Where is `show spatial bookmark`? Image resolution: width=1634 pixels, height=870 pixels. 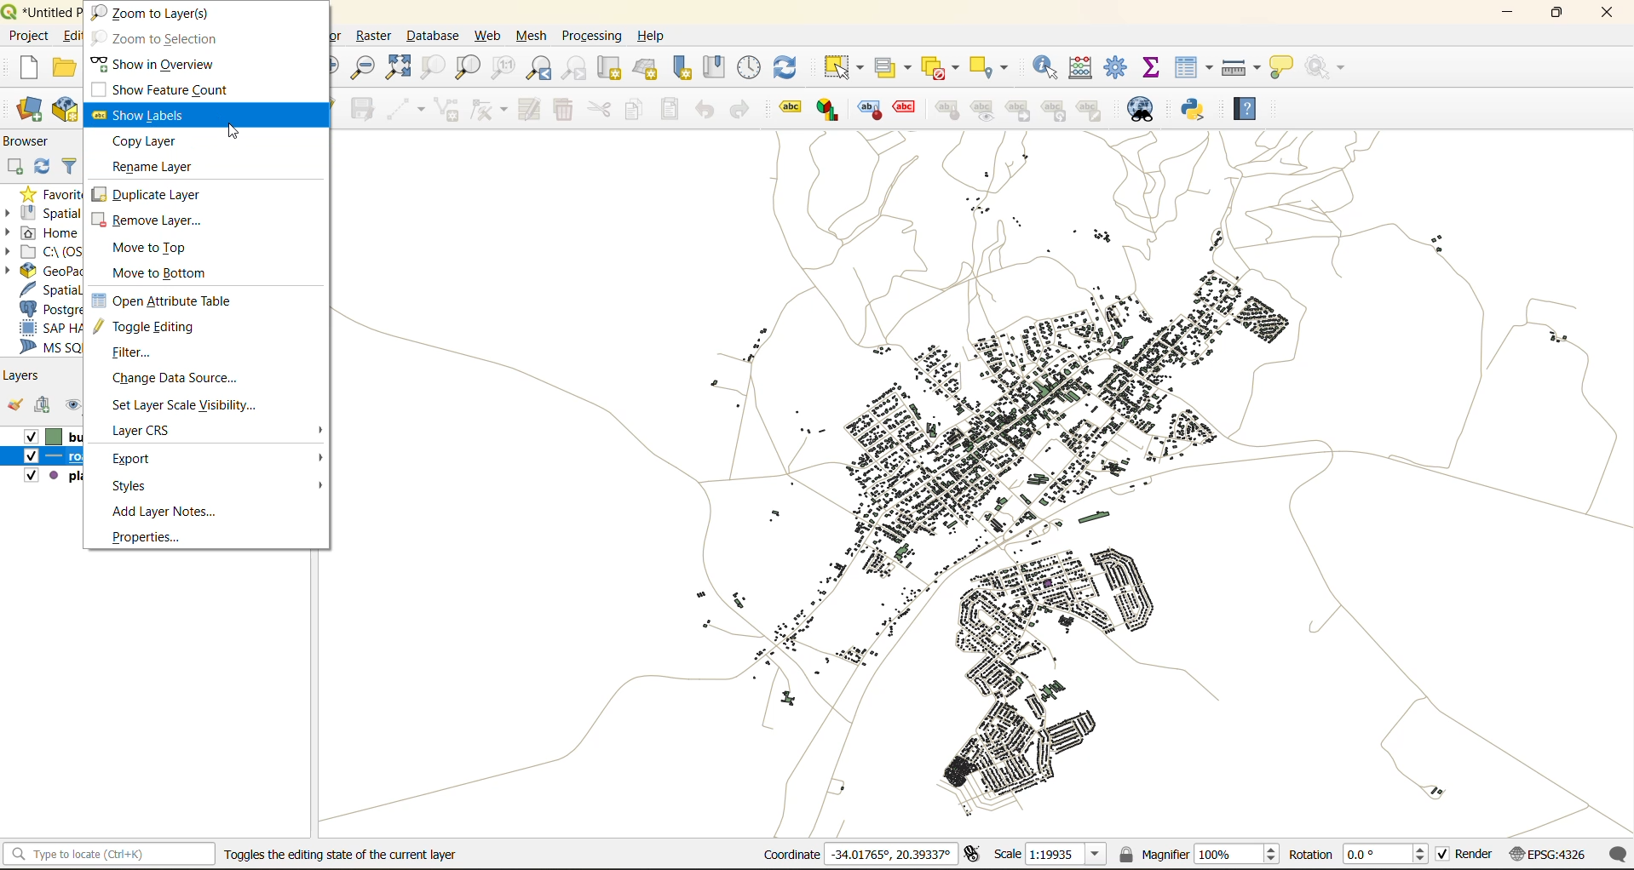 show spatial bookmark is located at coordinates (716, 71).